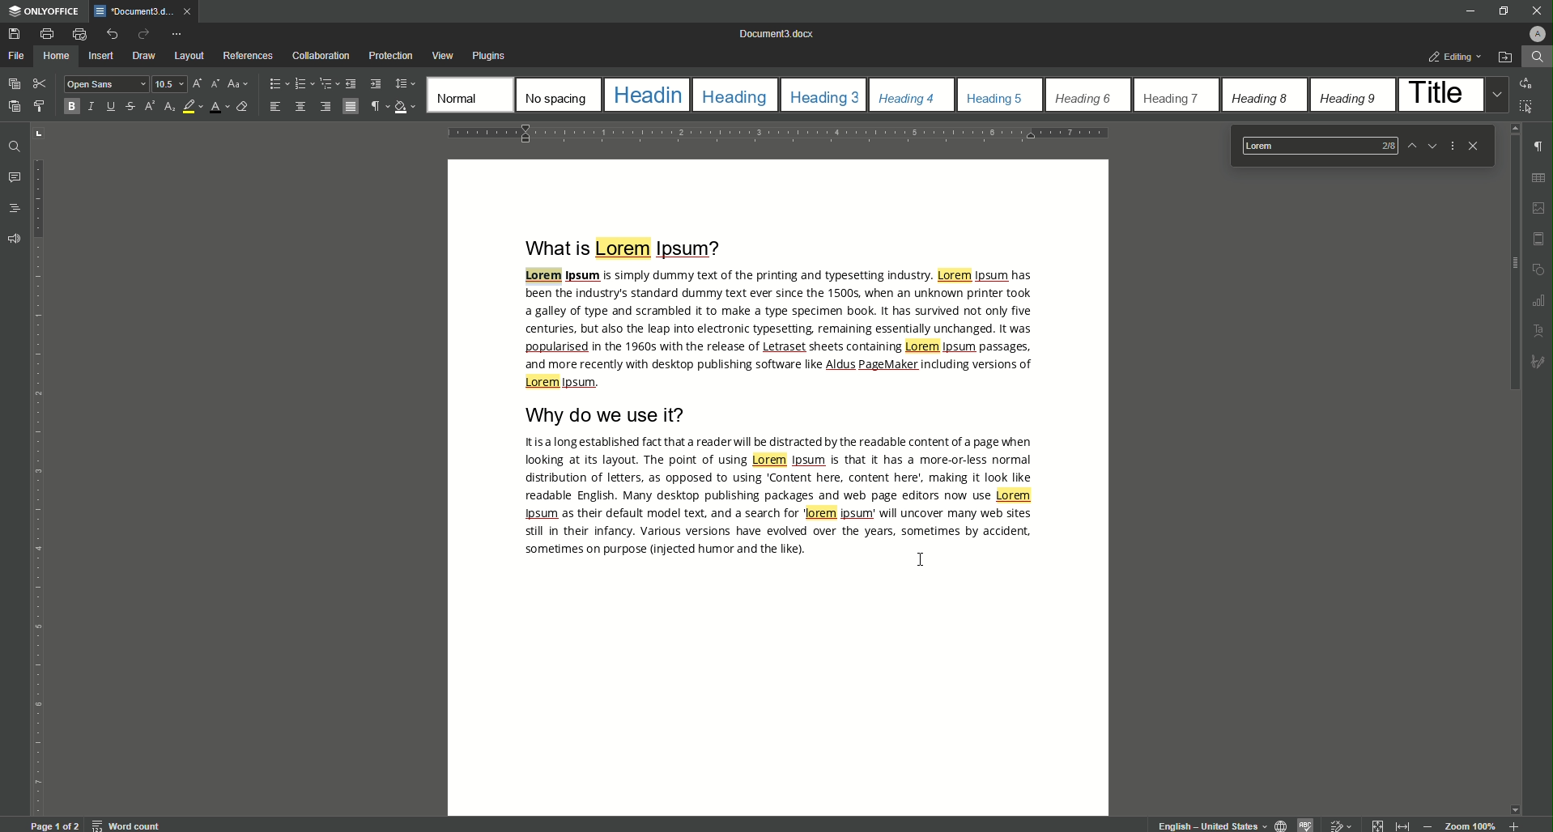 This screenshot has height=832, width=1553. What do you see at coordinates (783, 496) in the screenshot?
I see `Text` at bounding box center [783, 496].